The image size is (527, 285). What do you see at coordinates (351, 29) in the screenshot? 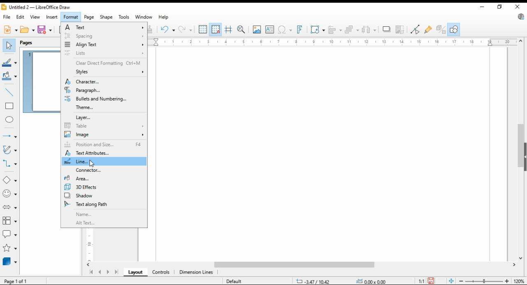
I see `arrange` at bounding box center [351, 29].